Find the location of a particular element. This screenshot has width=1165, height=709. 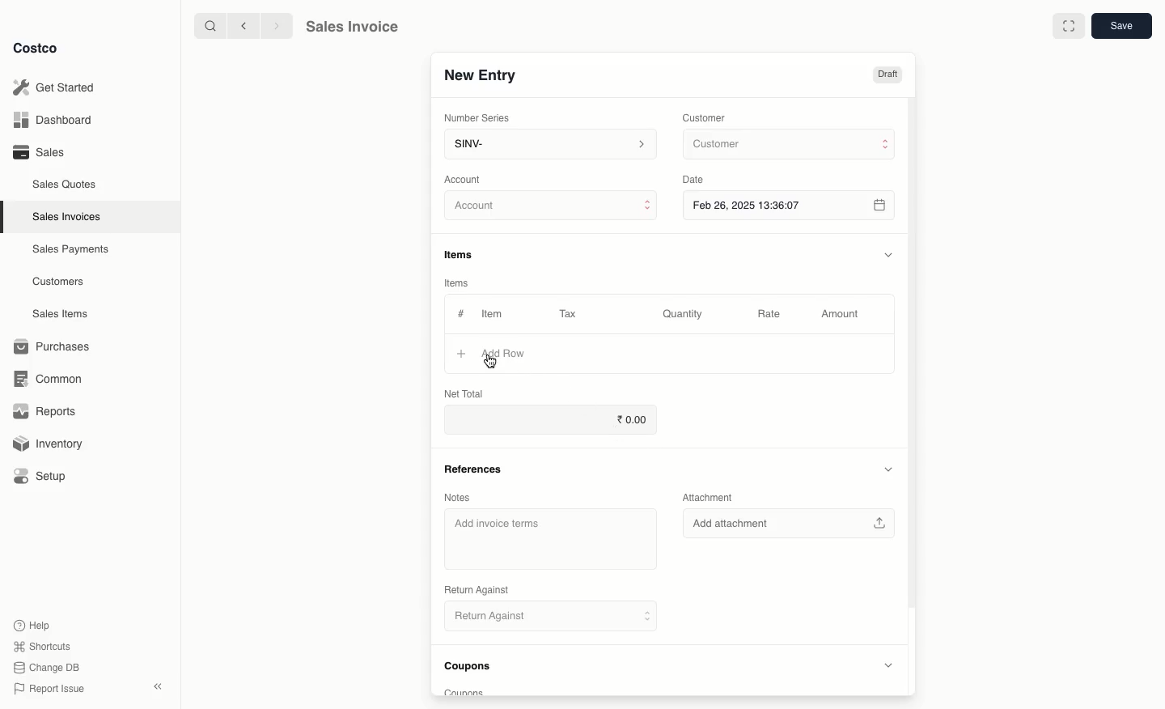

Rate is located at coordinates (771, 314).